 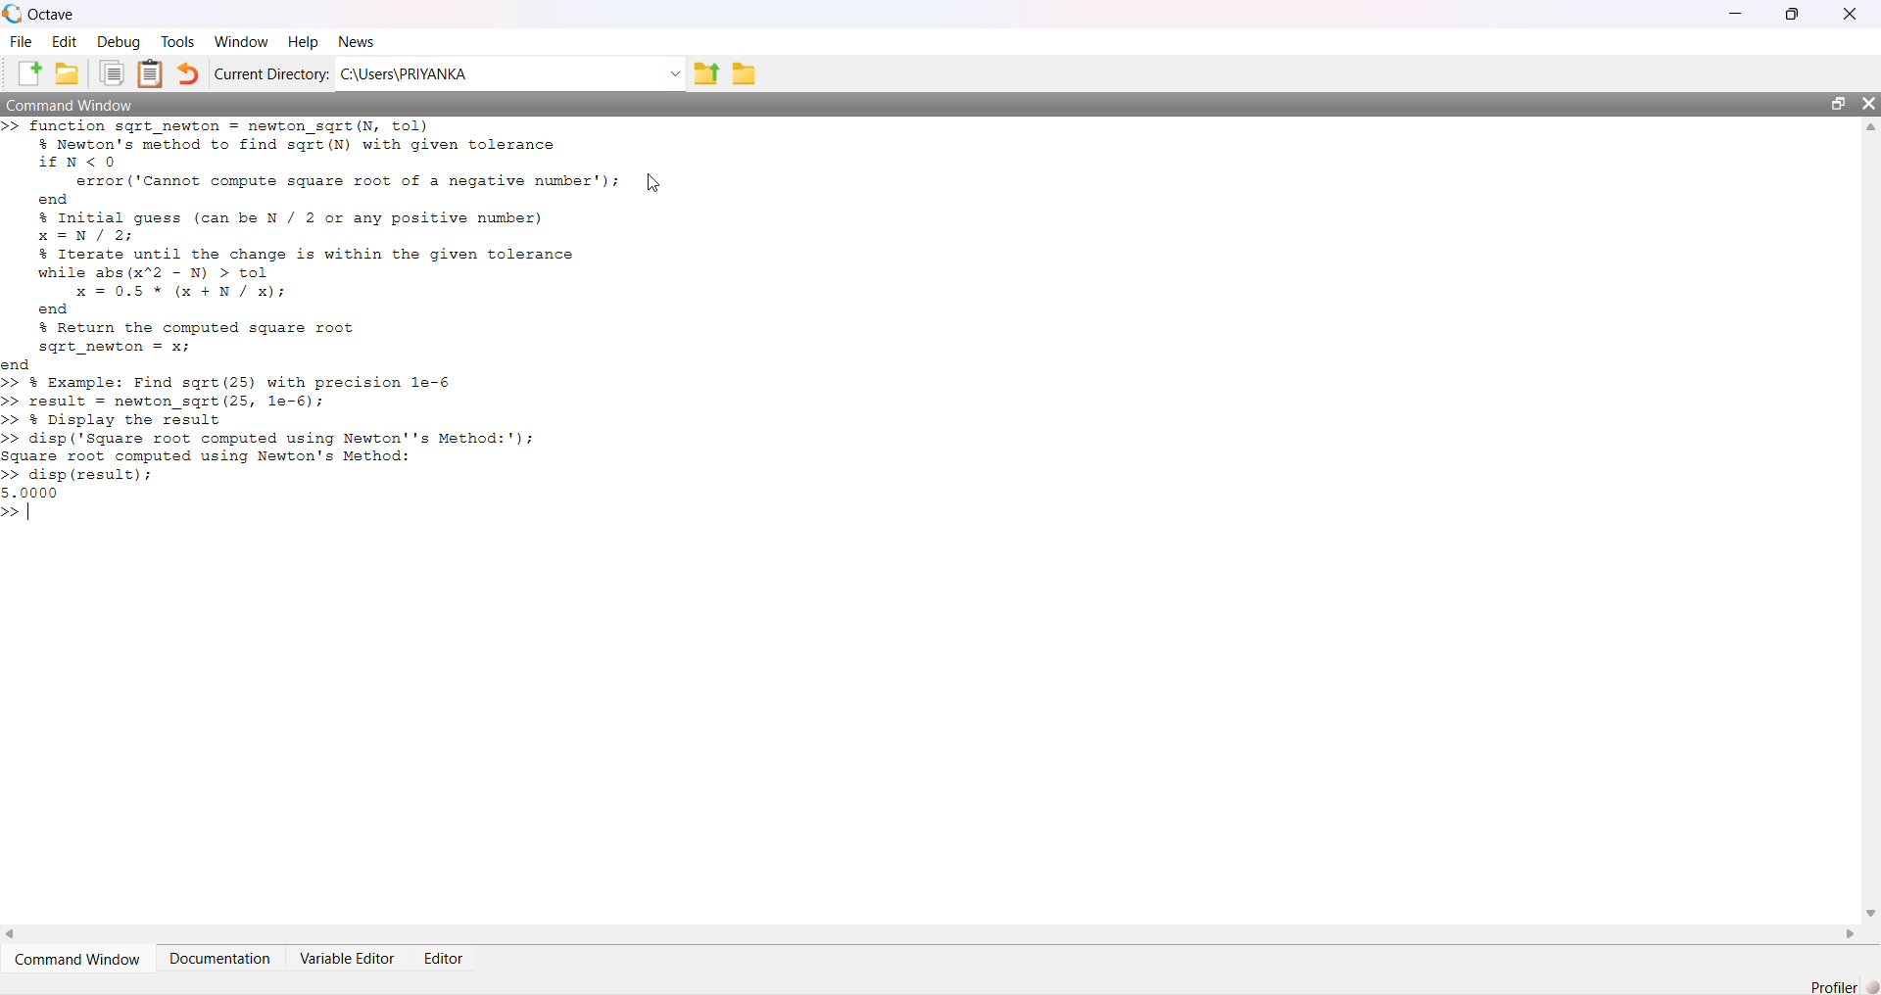 What do you see at coordinates (51, 13) in the screenshot?
I see `Octave` at bounding box center [51, 13].